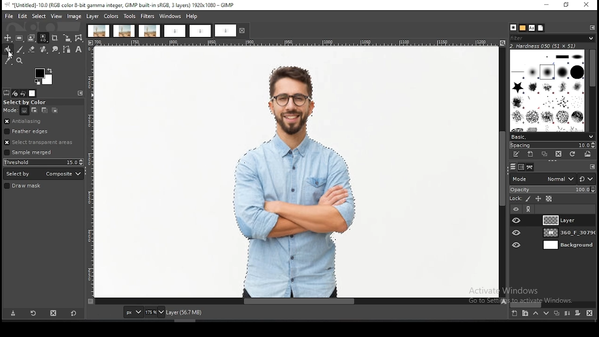 This screenshot has width=599, height=337. What do you see at coordinates (549, 199) in the screenshot?
I see `lock alpha channel` at bounding box center [549, 199].